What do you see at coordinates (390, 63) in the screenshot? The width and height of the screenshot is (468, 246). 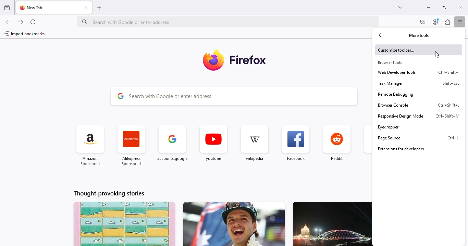 I see `browser tools` at bounding box center [390, 63].